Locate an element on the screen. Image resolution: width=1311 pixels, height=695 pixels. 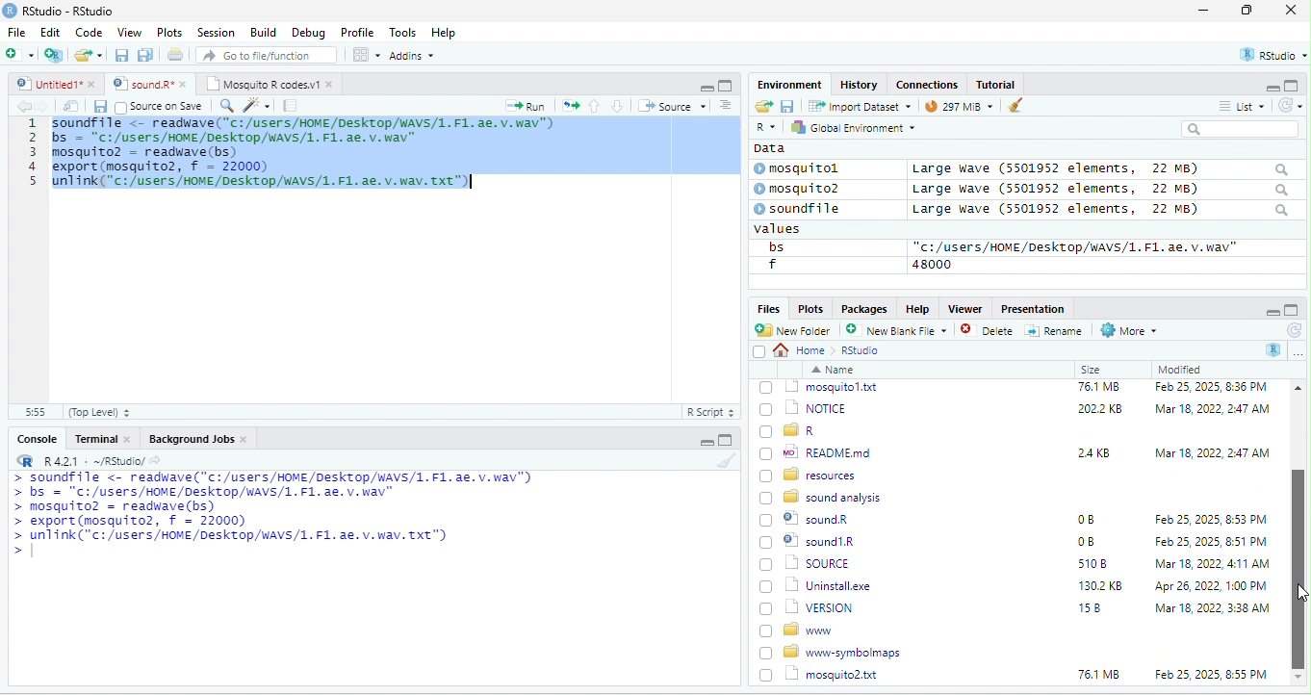
+ Source + is located at coordinates (672, 105).